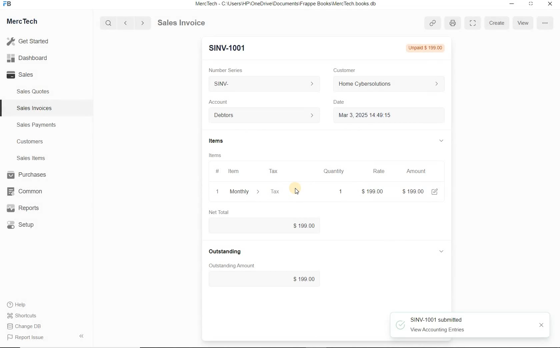  Describe the element at coordinates (373, 191) in the screenshot. I see `rate: $199.00` at that location.